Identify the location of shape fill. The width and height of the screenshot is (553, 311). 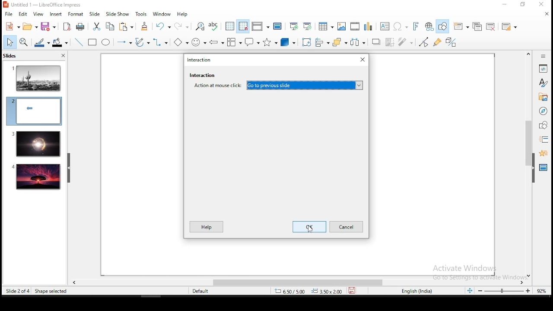
(60, 43).